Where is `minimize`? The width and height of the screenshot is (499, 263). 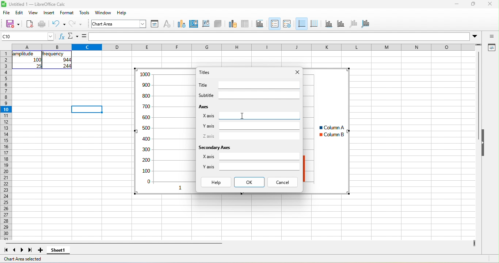 minimize is located at coordinates (457, 4).